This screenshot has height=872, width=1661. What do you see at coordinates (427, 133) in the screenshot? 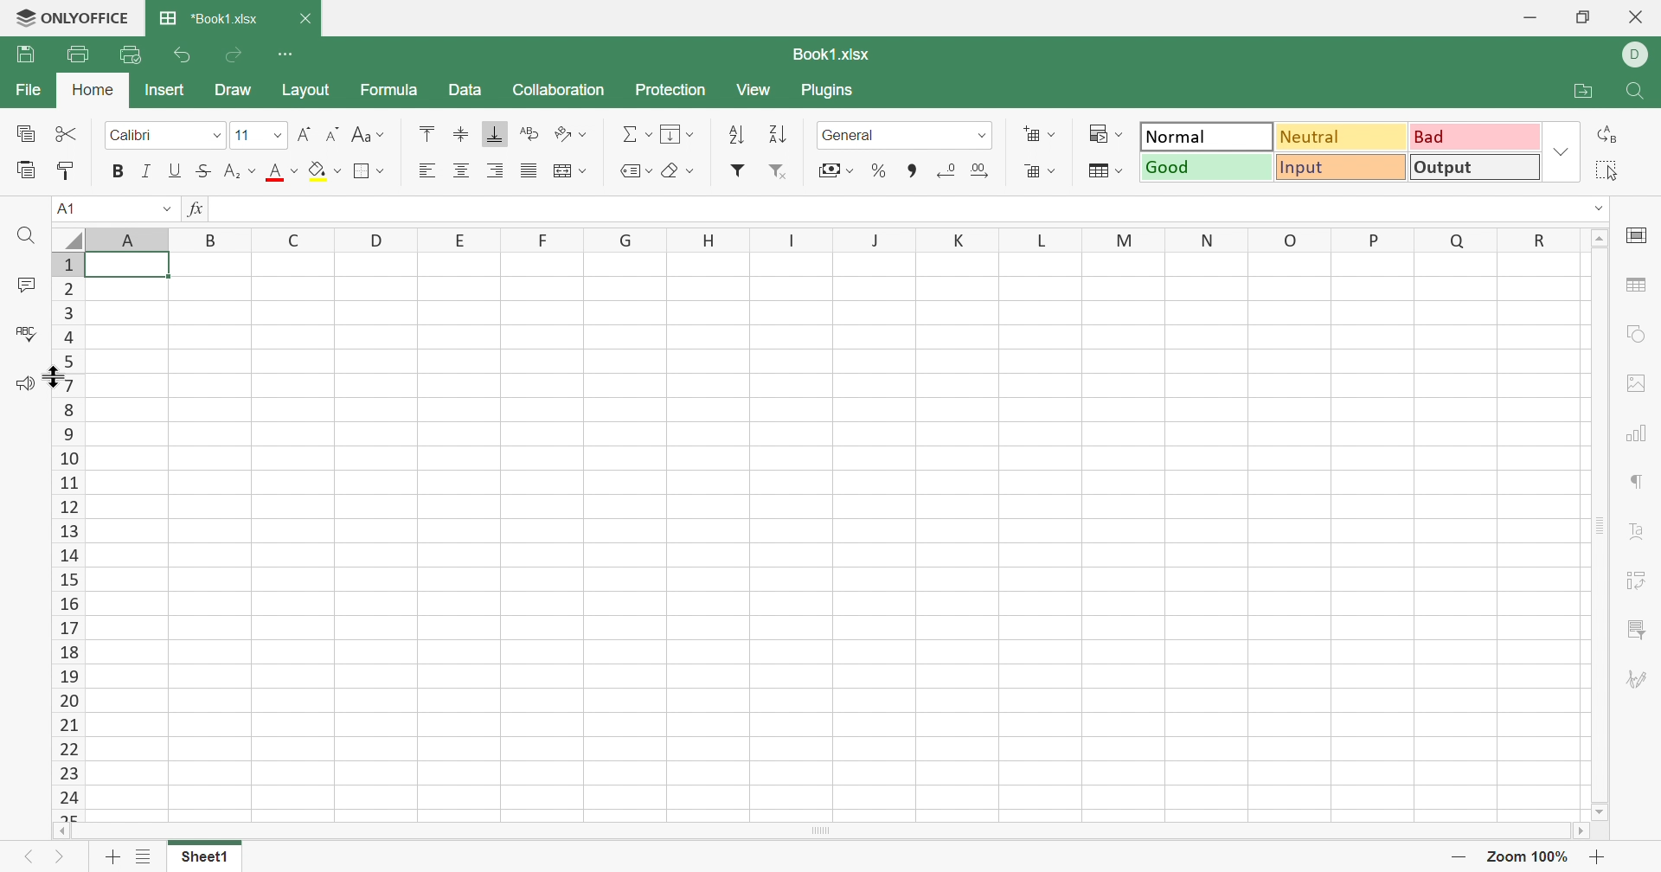
I see `Align Top` at bounding box center [427, 133].